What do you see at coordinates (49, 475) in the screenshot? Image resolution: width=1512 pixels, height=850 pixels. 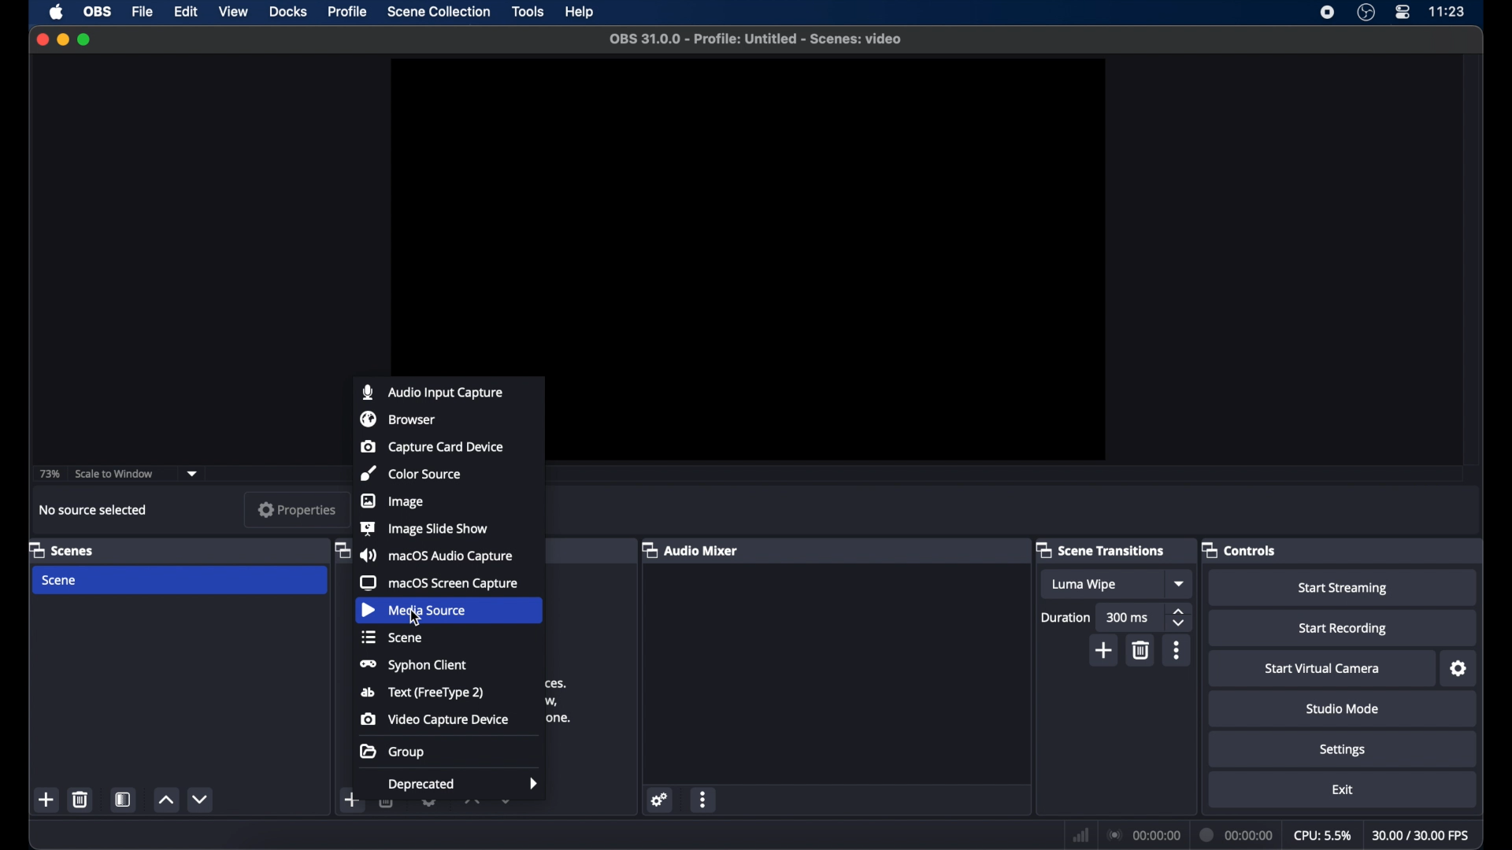 I see `73%` at bounding box center [49, 475].